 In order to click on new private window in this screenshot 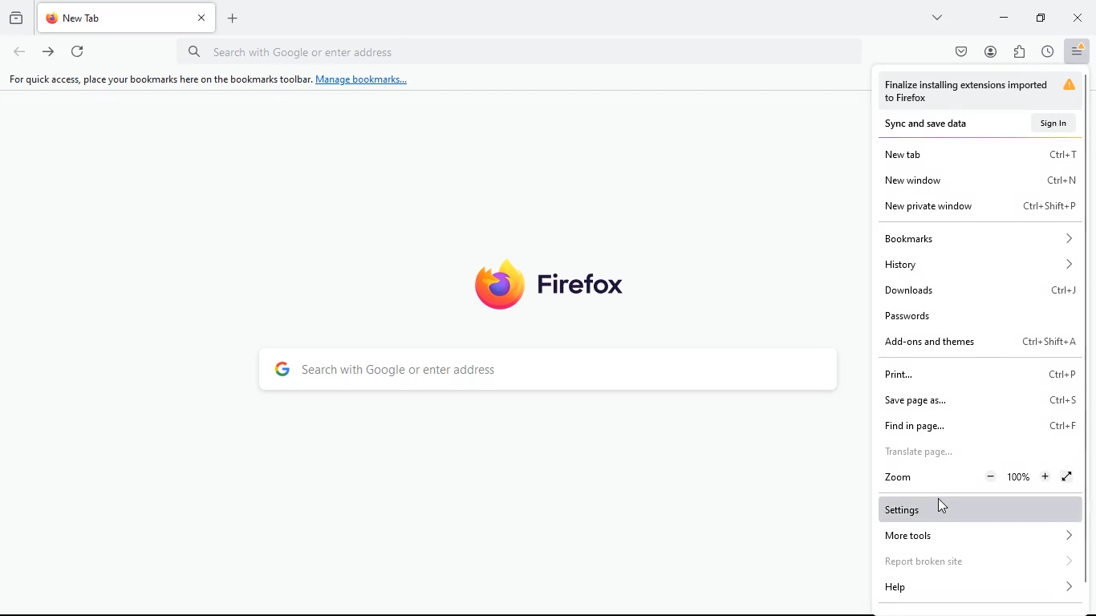, I will do `click(980, 207)`.